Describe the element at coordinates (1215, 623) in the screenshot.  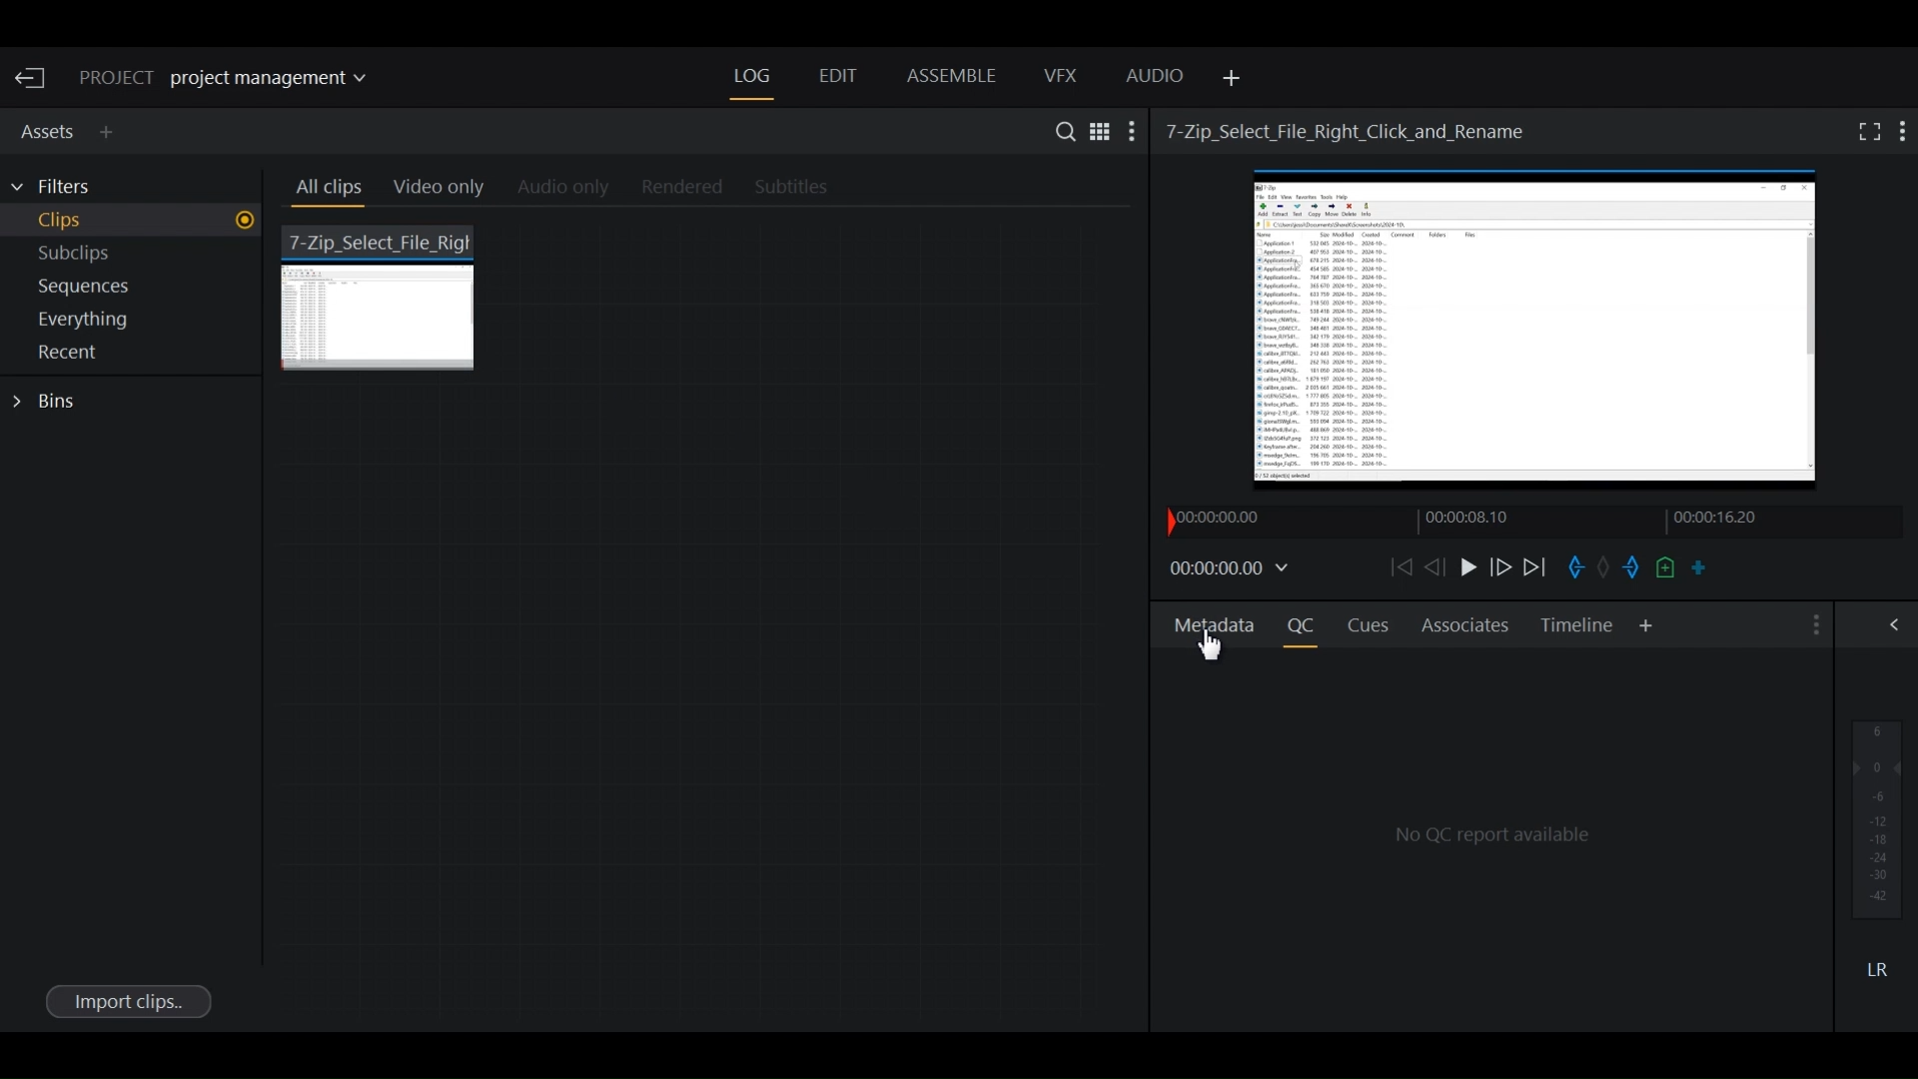
I see `Metadata` at that location.